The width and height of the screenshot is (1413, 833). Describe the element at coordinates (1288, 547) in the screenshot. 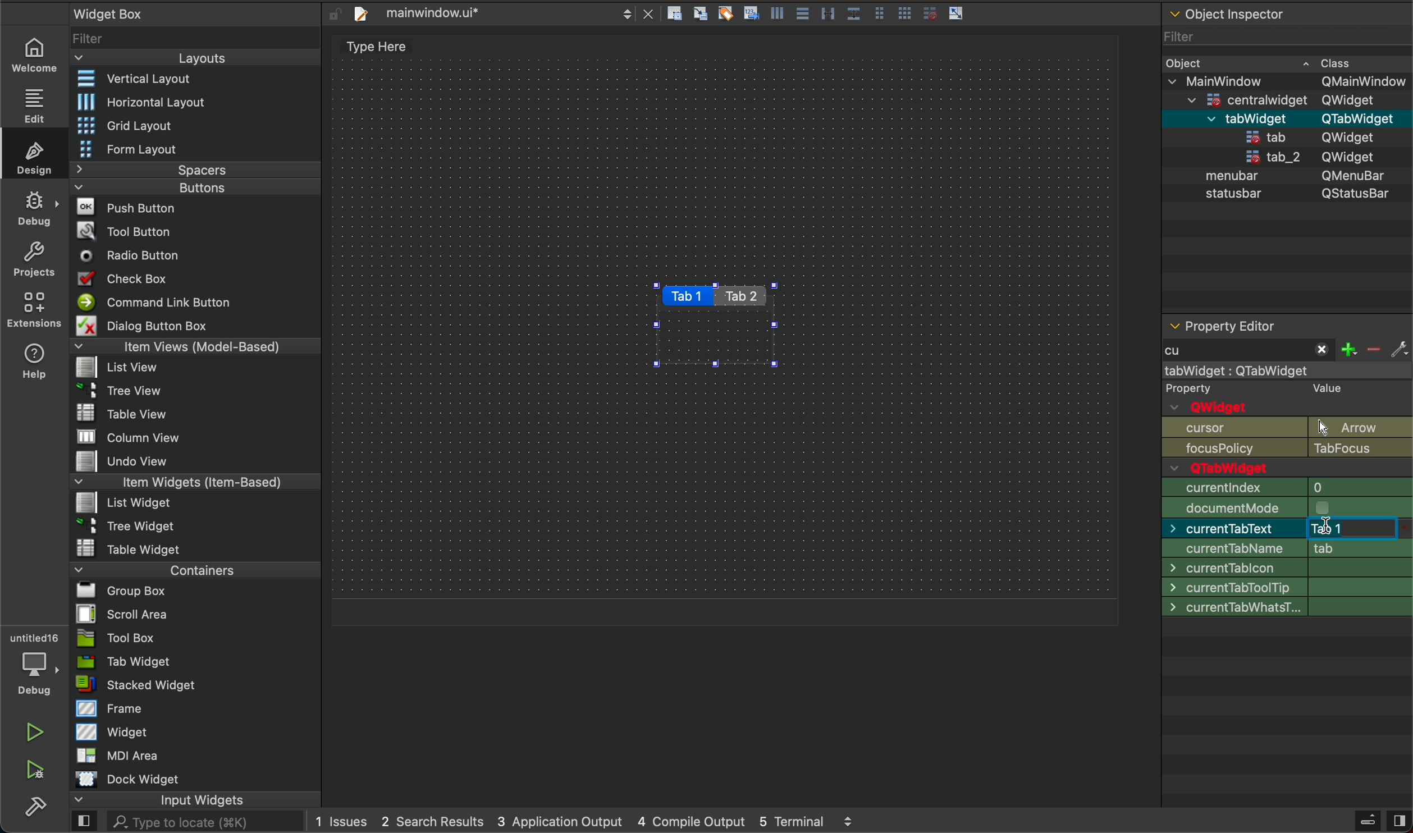

I see `` at that location.